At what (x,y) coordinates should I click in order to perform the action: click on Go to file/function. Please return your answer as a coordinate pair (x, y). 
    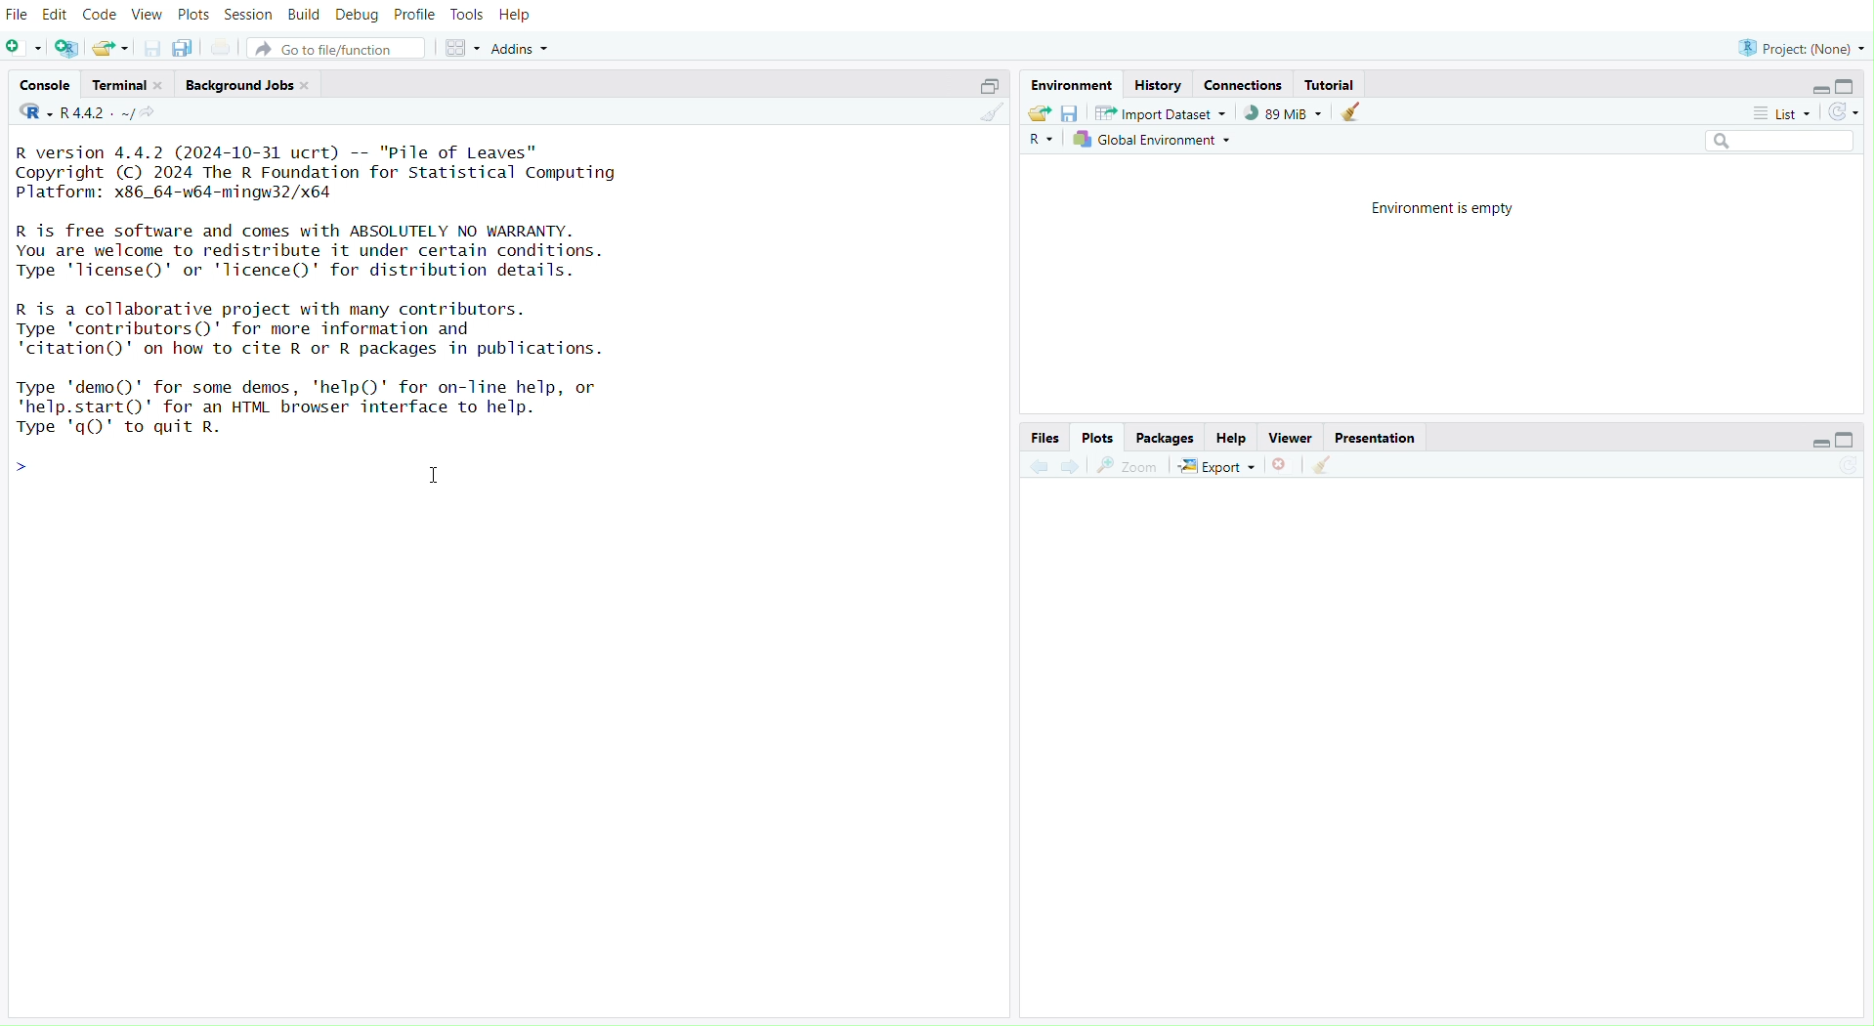
    Looking at the image, I should click on (343, 46).